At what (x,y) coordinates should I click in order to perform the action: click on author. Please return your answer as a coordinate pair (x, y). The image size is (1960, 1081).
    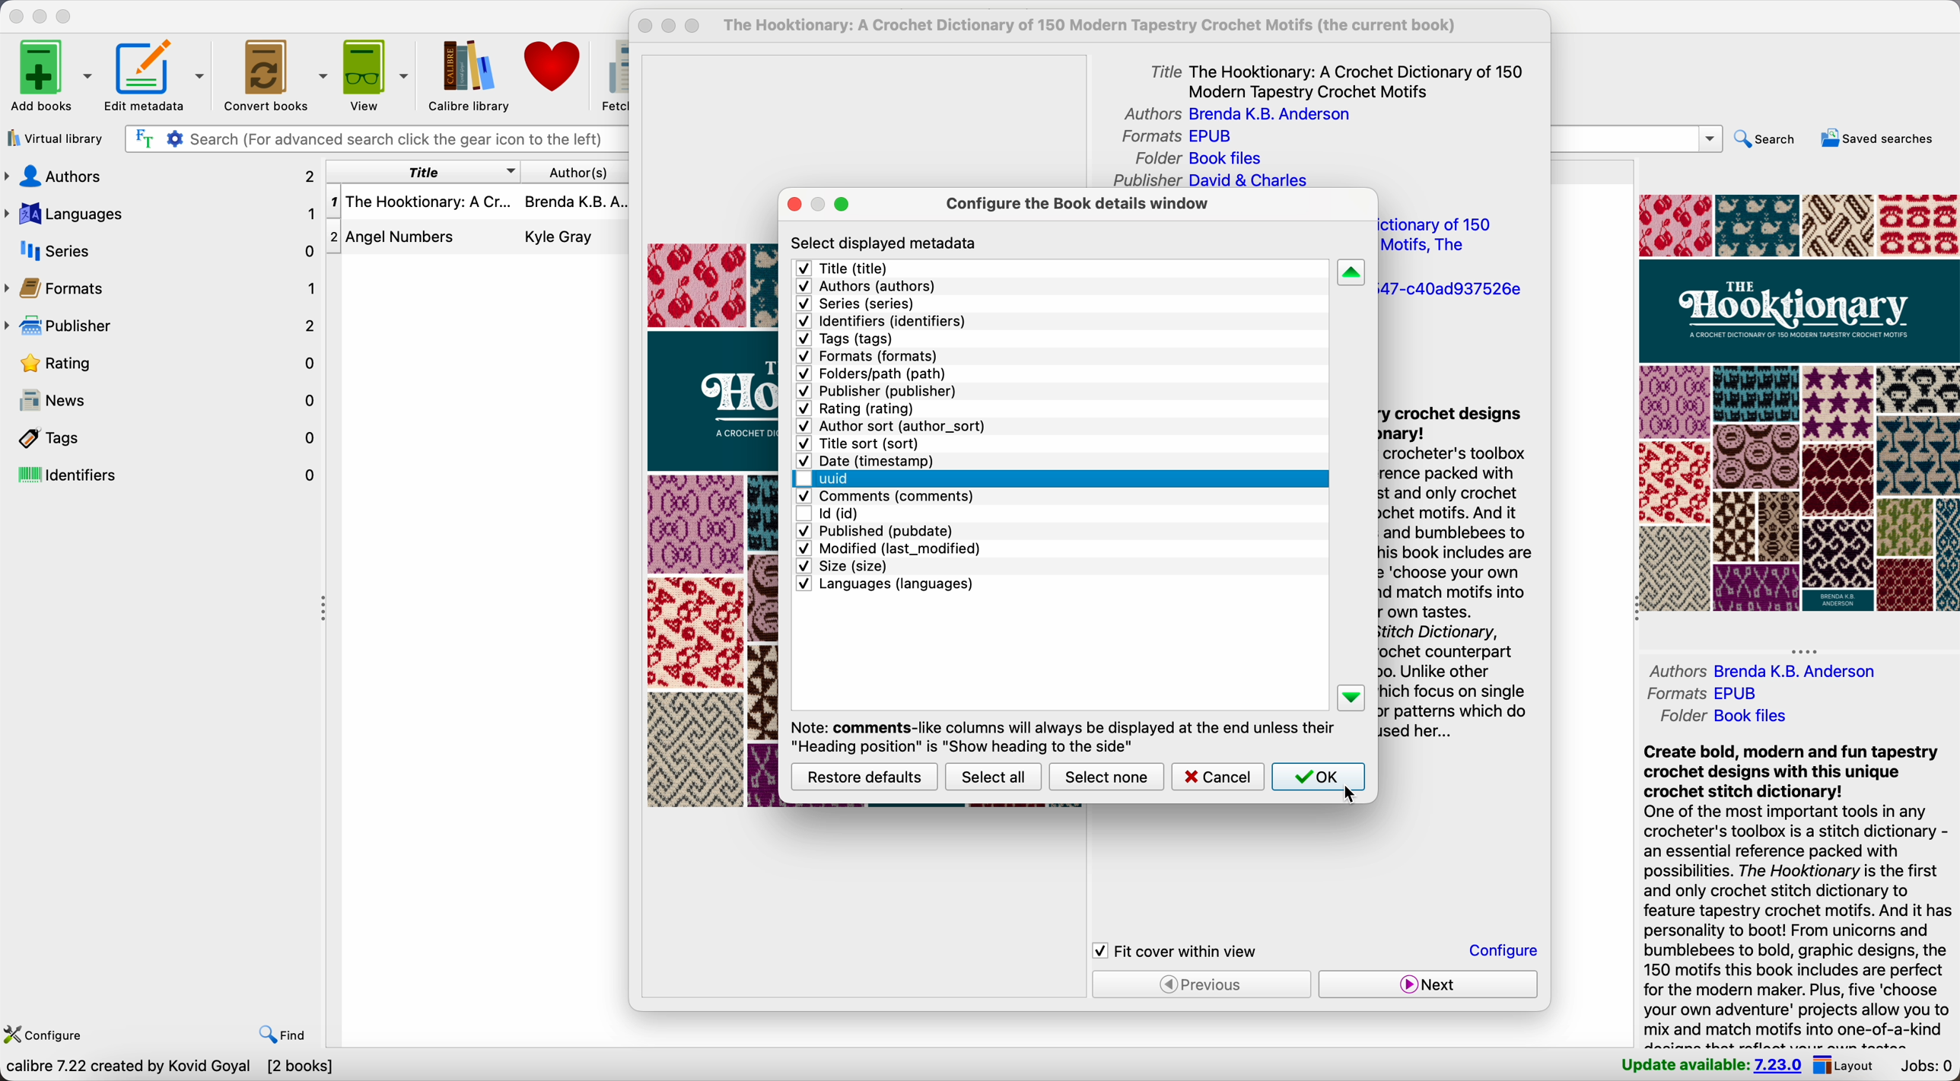
    Looking at the image, I should click on (1765, 670).